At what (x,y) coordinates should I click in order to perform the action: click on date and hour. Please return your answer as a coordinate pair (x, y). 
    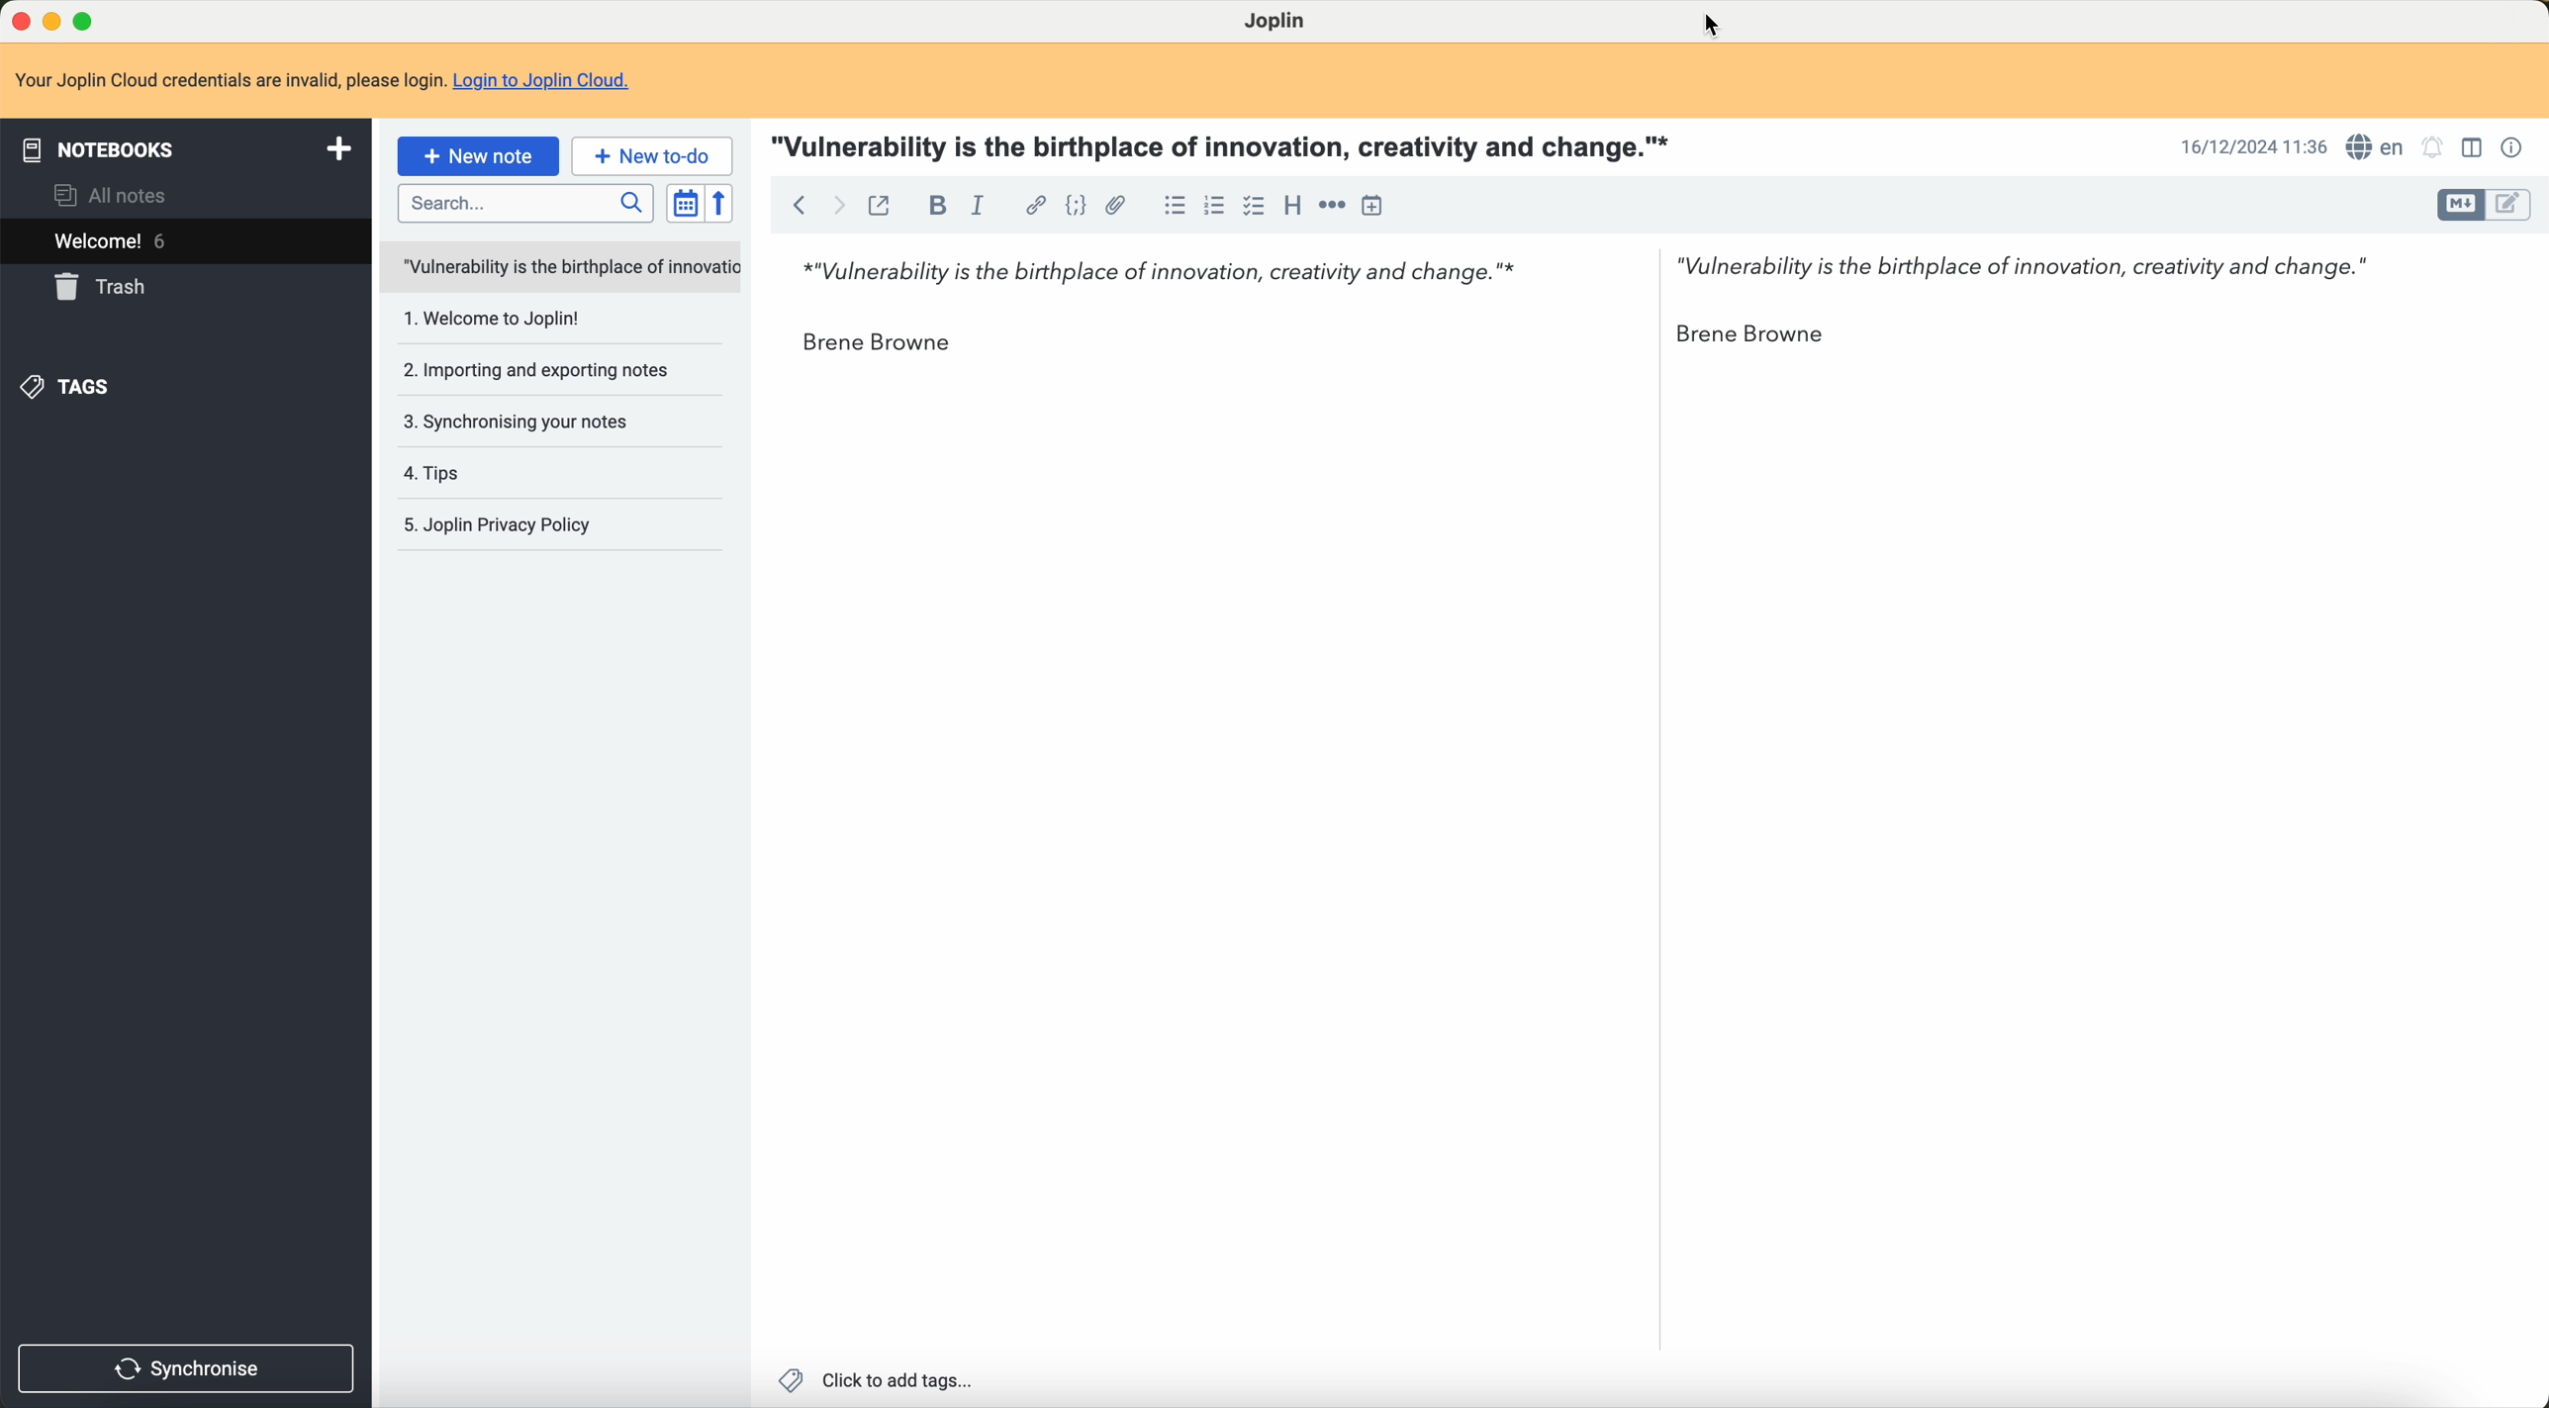
    Looking at the image, I should click on (2249, 145).